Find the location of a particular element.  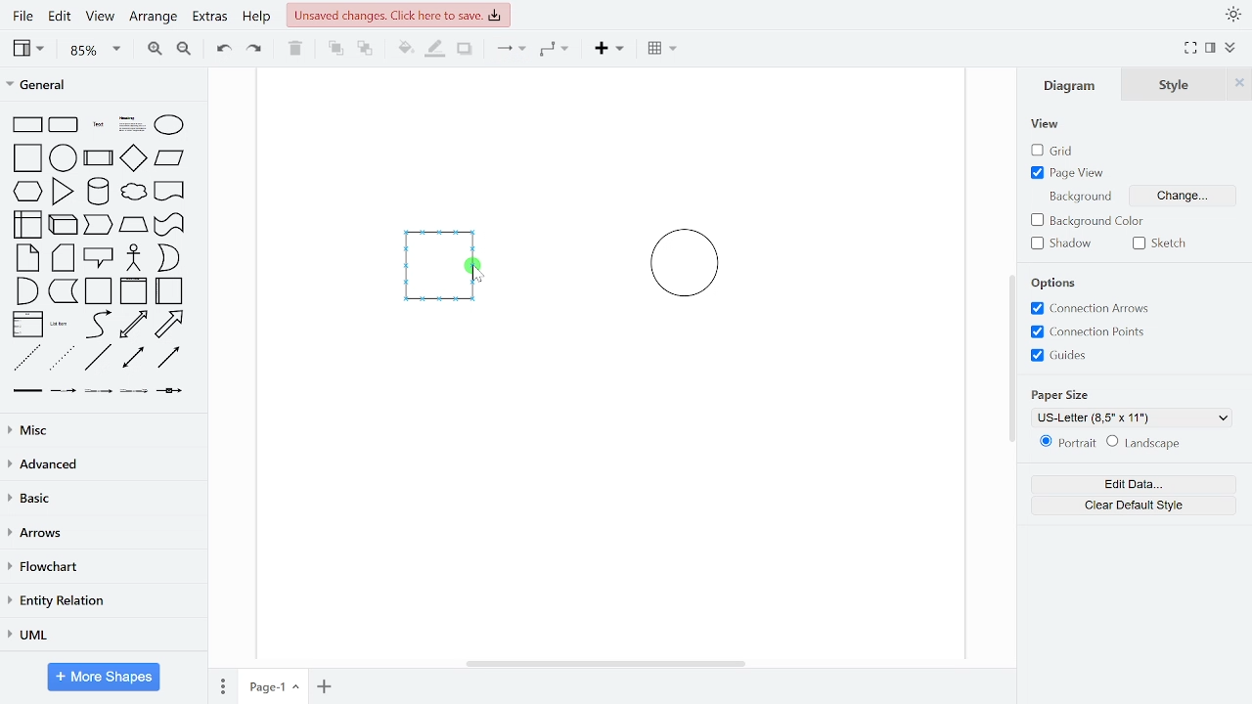

square is located at coordinates (29, 159).